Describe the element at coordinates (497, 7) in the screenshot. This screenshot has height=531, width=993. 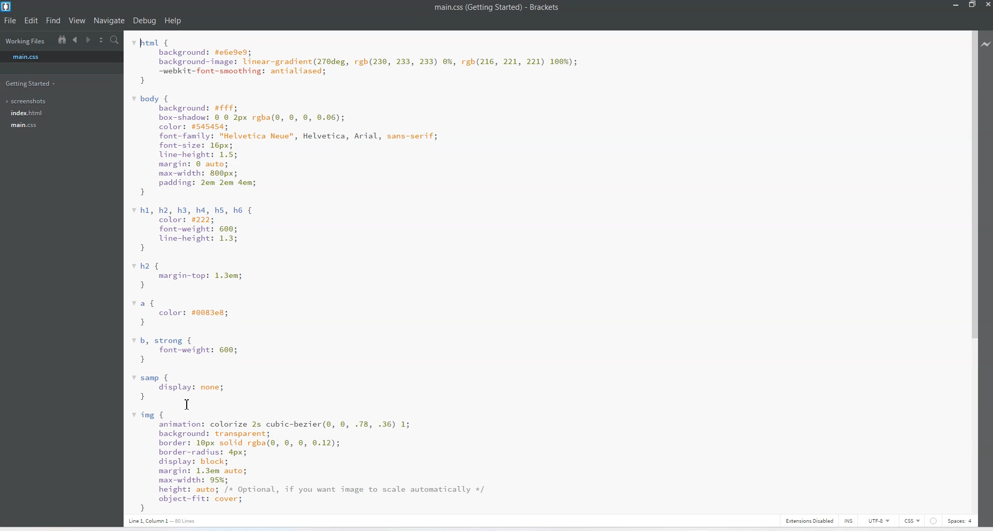
I see `Text` at that location.